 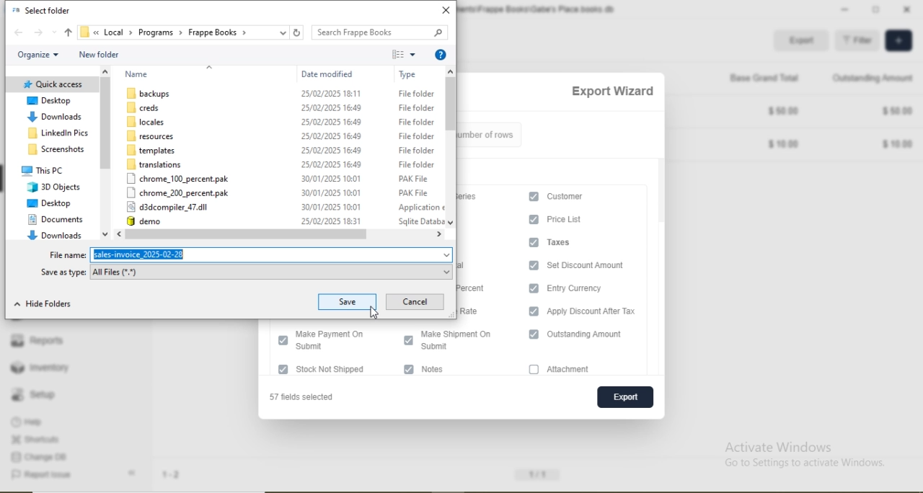 What do you see at coordinates (152, 136) in the screenshot?
I see `` at bounding box center [152, 136].